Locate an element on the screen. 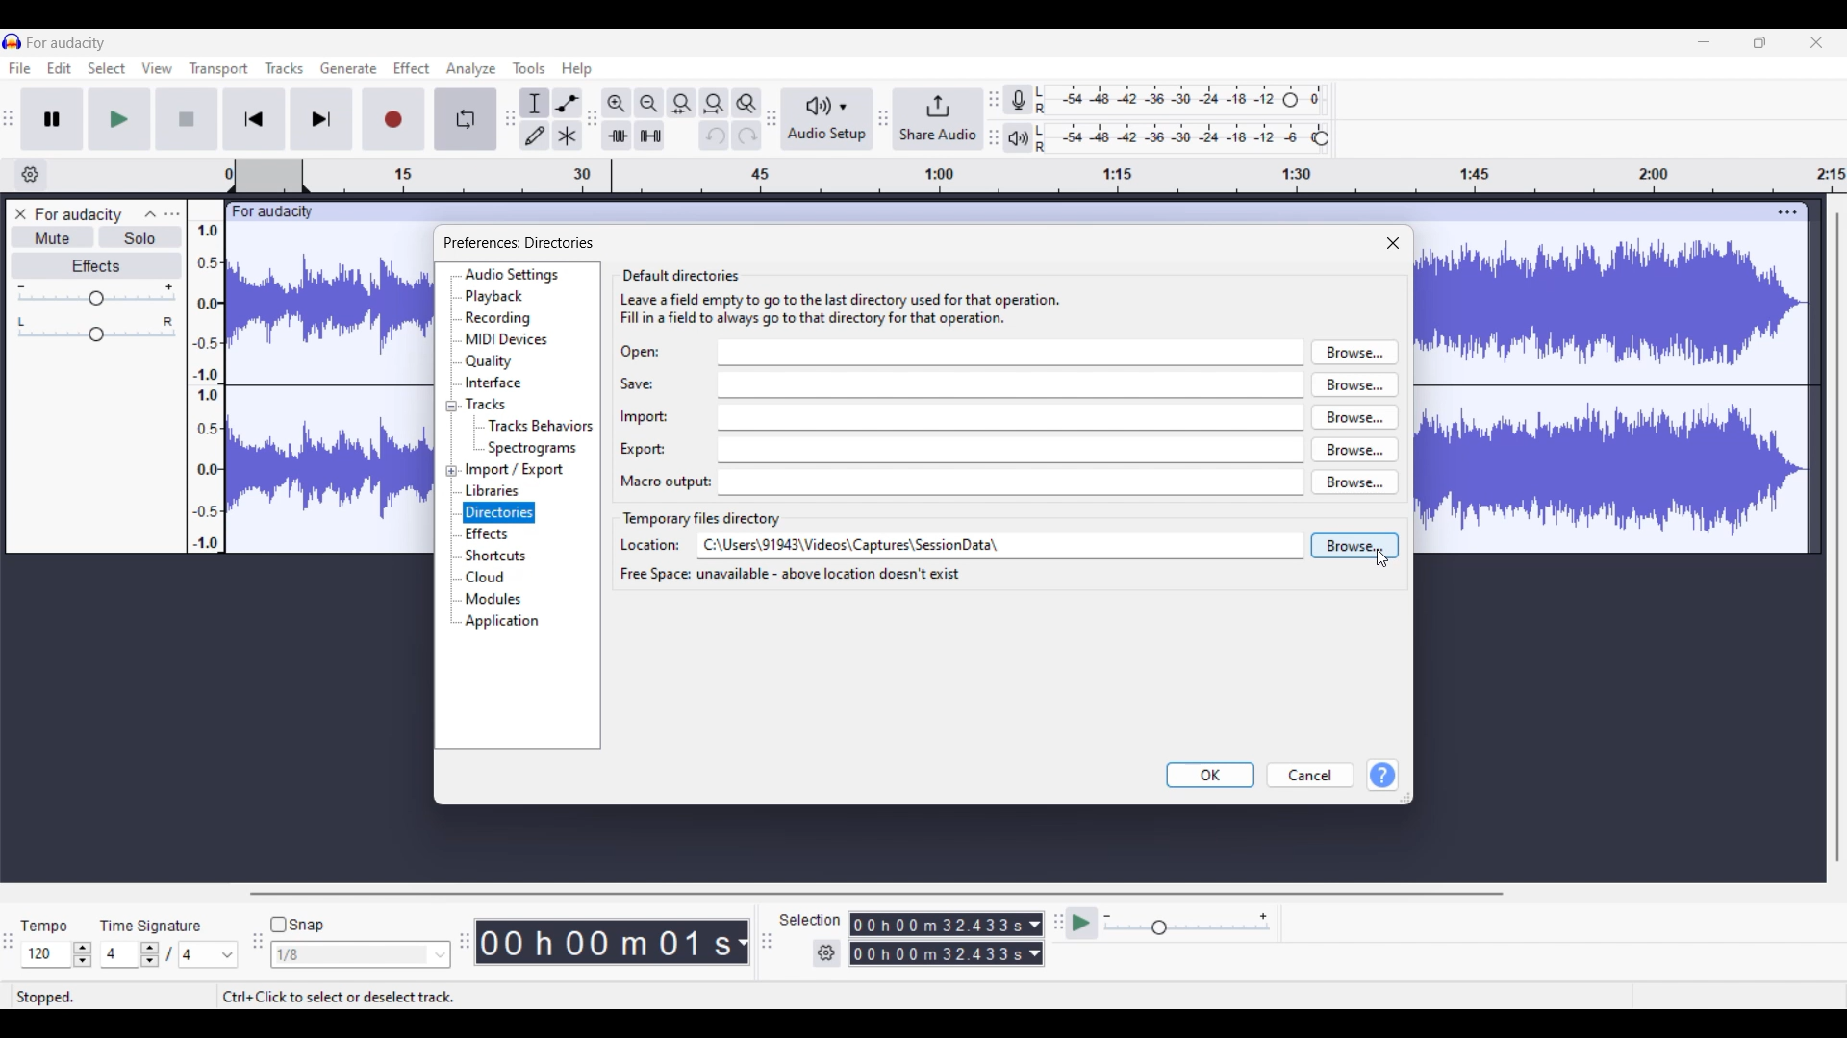 The width and height of the screenshot is (1847, 1038). Measurement is located at coordinates (743, 943).